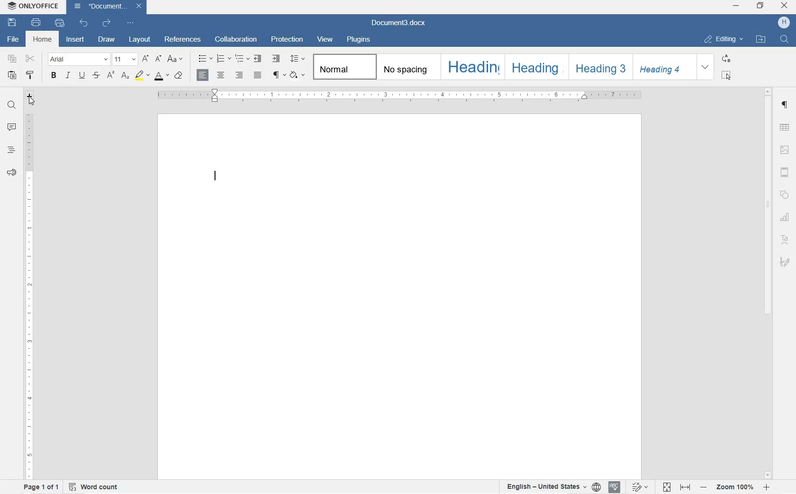 The height and width of the screenshot is (494, 796). Describe the element at coordinates (760, 7) in the screenshot. I see `RESTORE` at that location.